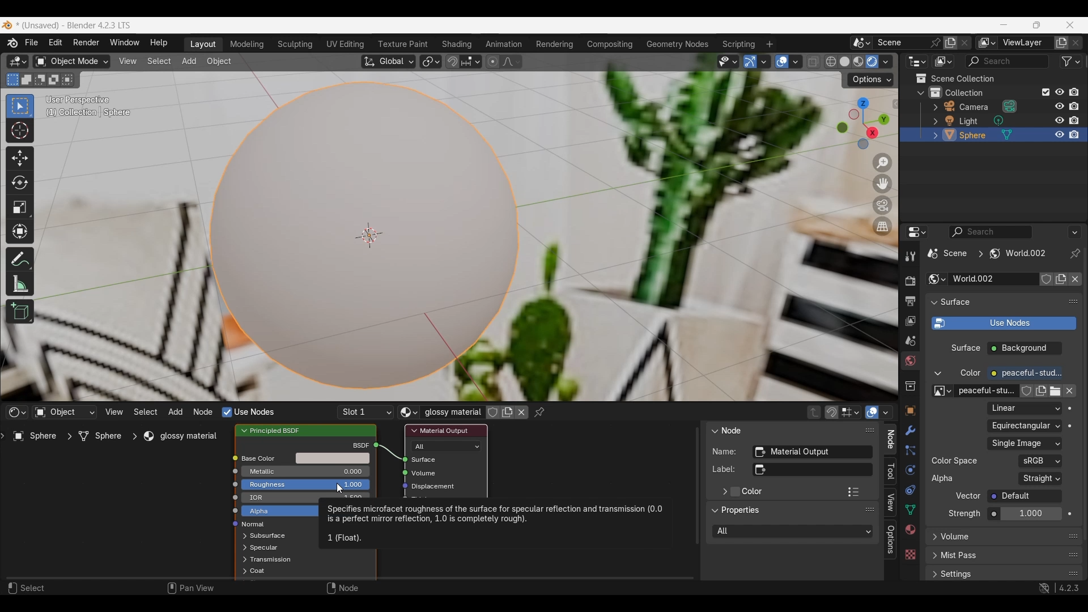  I want to click on Software logo, so click(7, 25).